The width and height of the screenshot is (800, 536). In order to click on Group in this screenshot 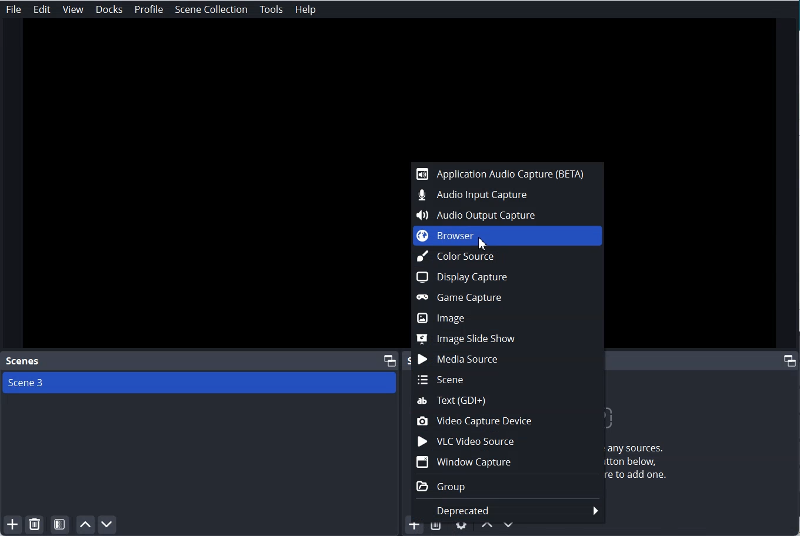, I will do `click(508, 485)`.